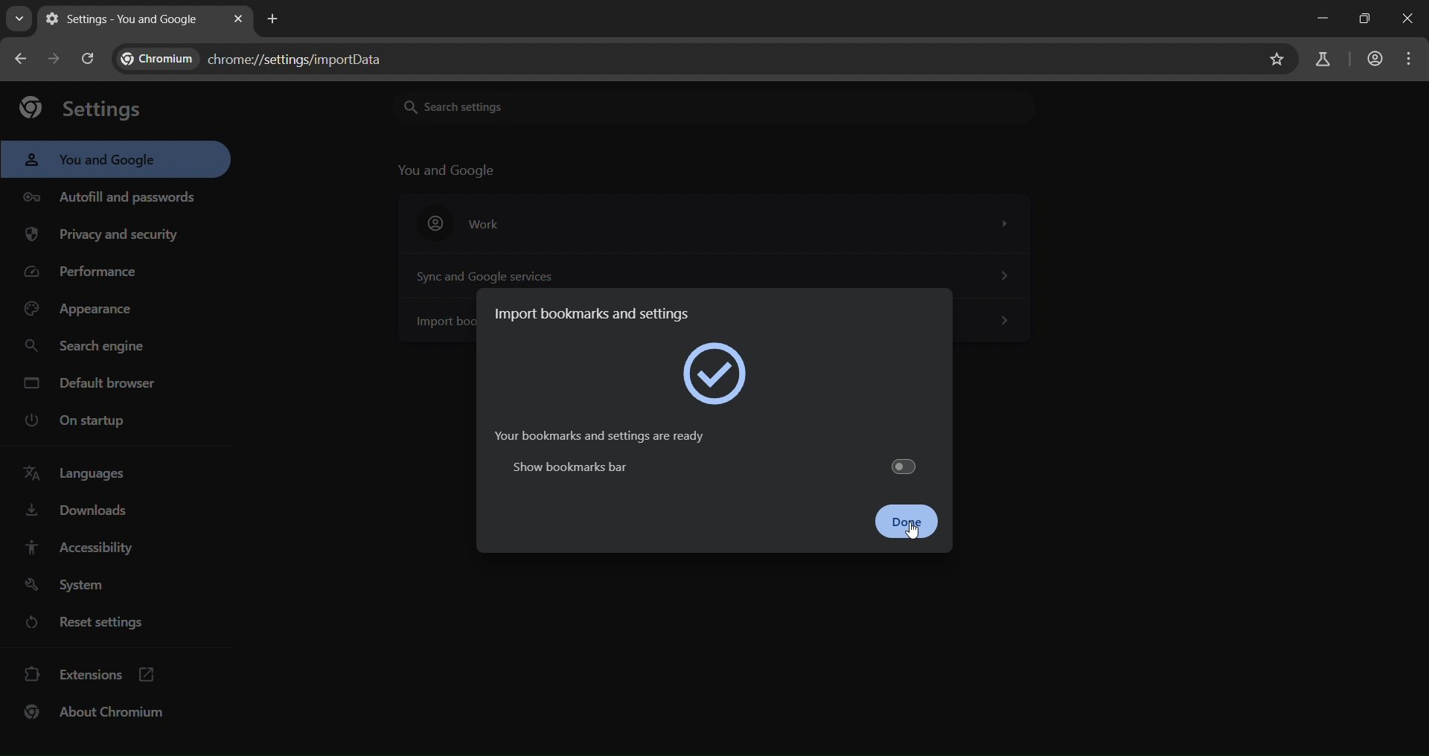  What do you see at coordinates (86, 345) in the screenshot?
I see `earch engine` at bounding box center [86, 345].